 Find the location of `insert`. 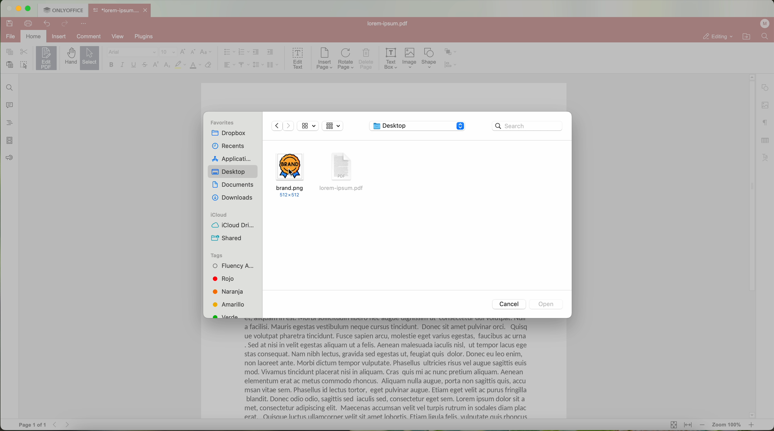

insert is located at coordinates (59, 36).